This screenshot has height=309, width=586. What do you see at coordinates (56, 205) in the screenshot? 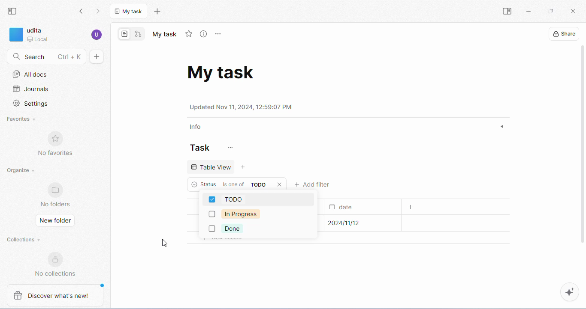
I see `no folders` at bounding box center [56, 205].